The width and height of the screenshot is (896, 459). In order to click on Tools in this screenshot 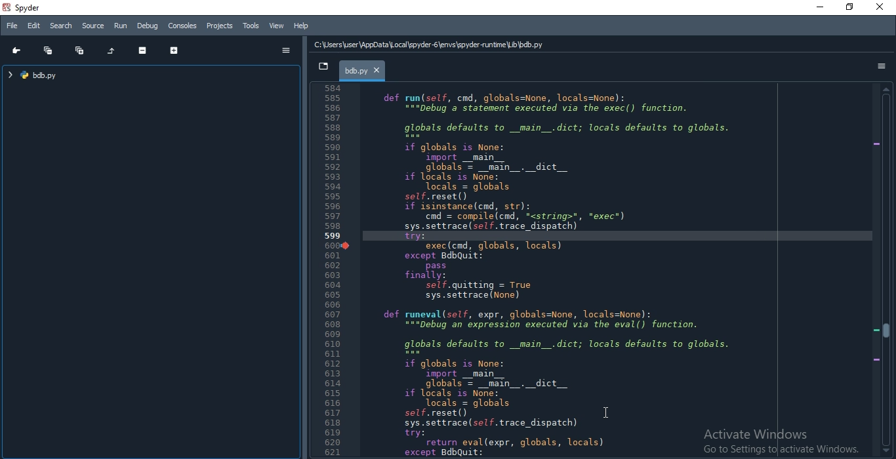, I will do `click(251, 26)`.